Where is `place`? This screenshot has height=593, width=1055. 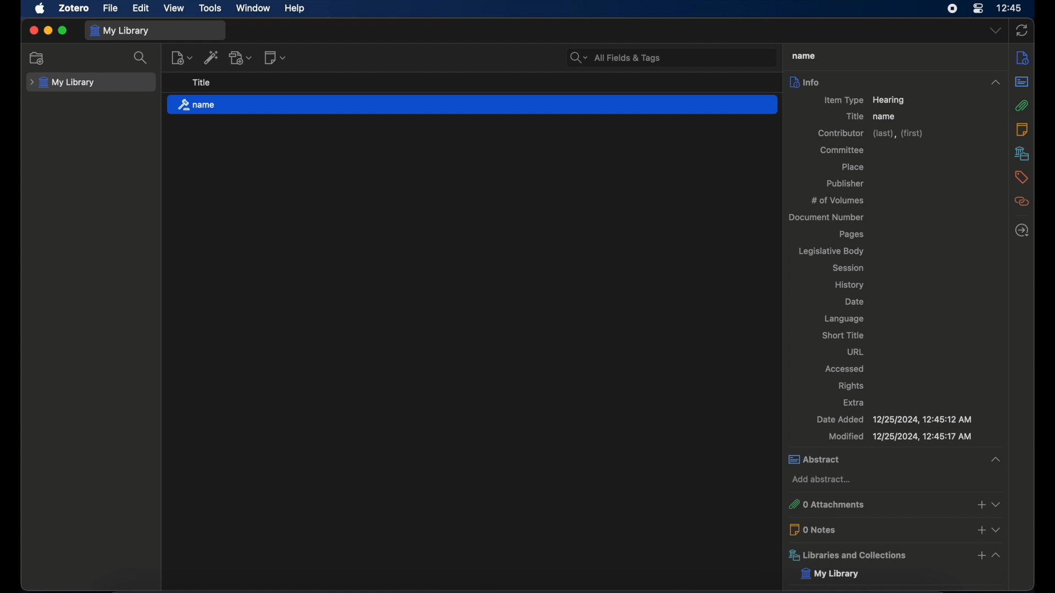
place is located at coordinates (852, 167).